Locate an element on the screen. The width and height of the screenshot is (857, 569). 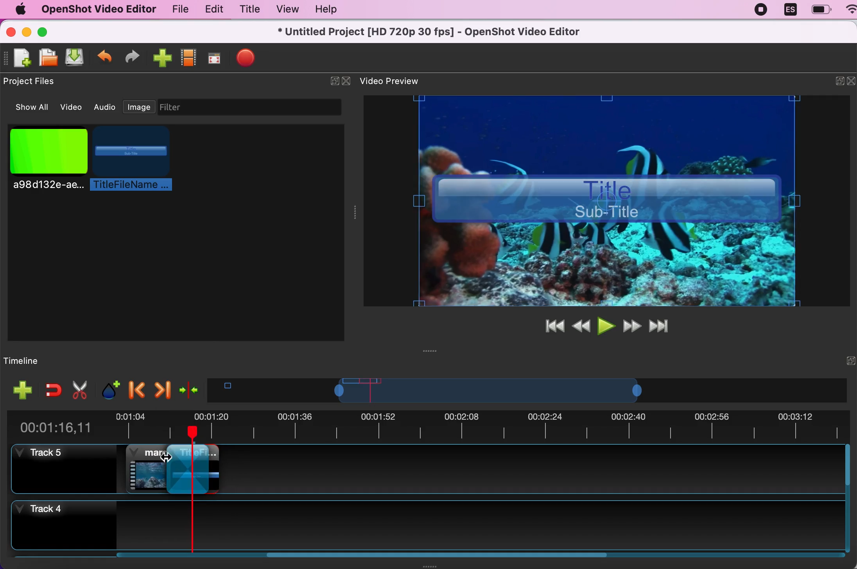
rewind is located at coordinates (581, 325).